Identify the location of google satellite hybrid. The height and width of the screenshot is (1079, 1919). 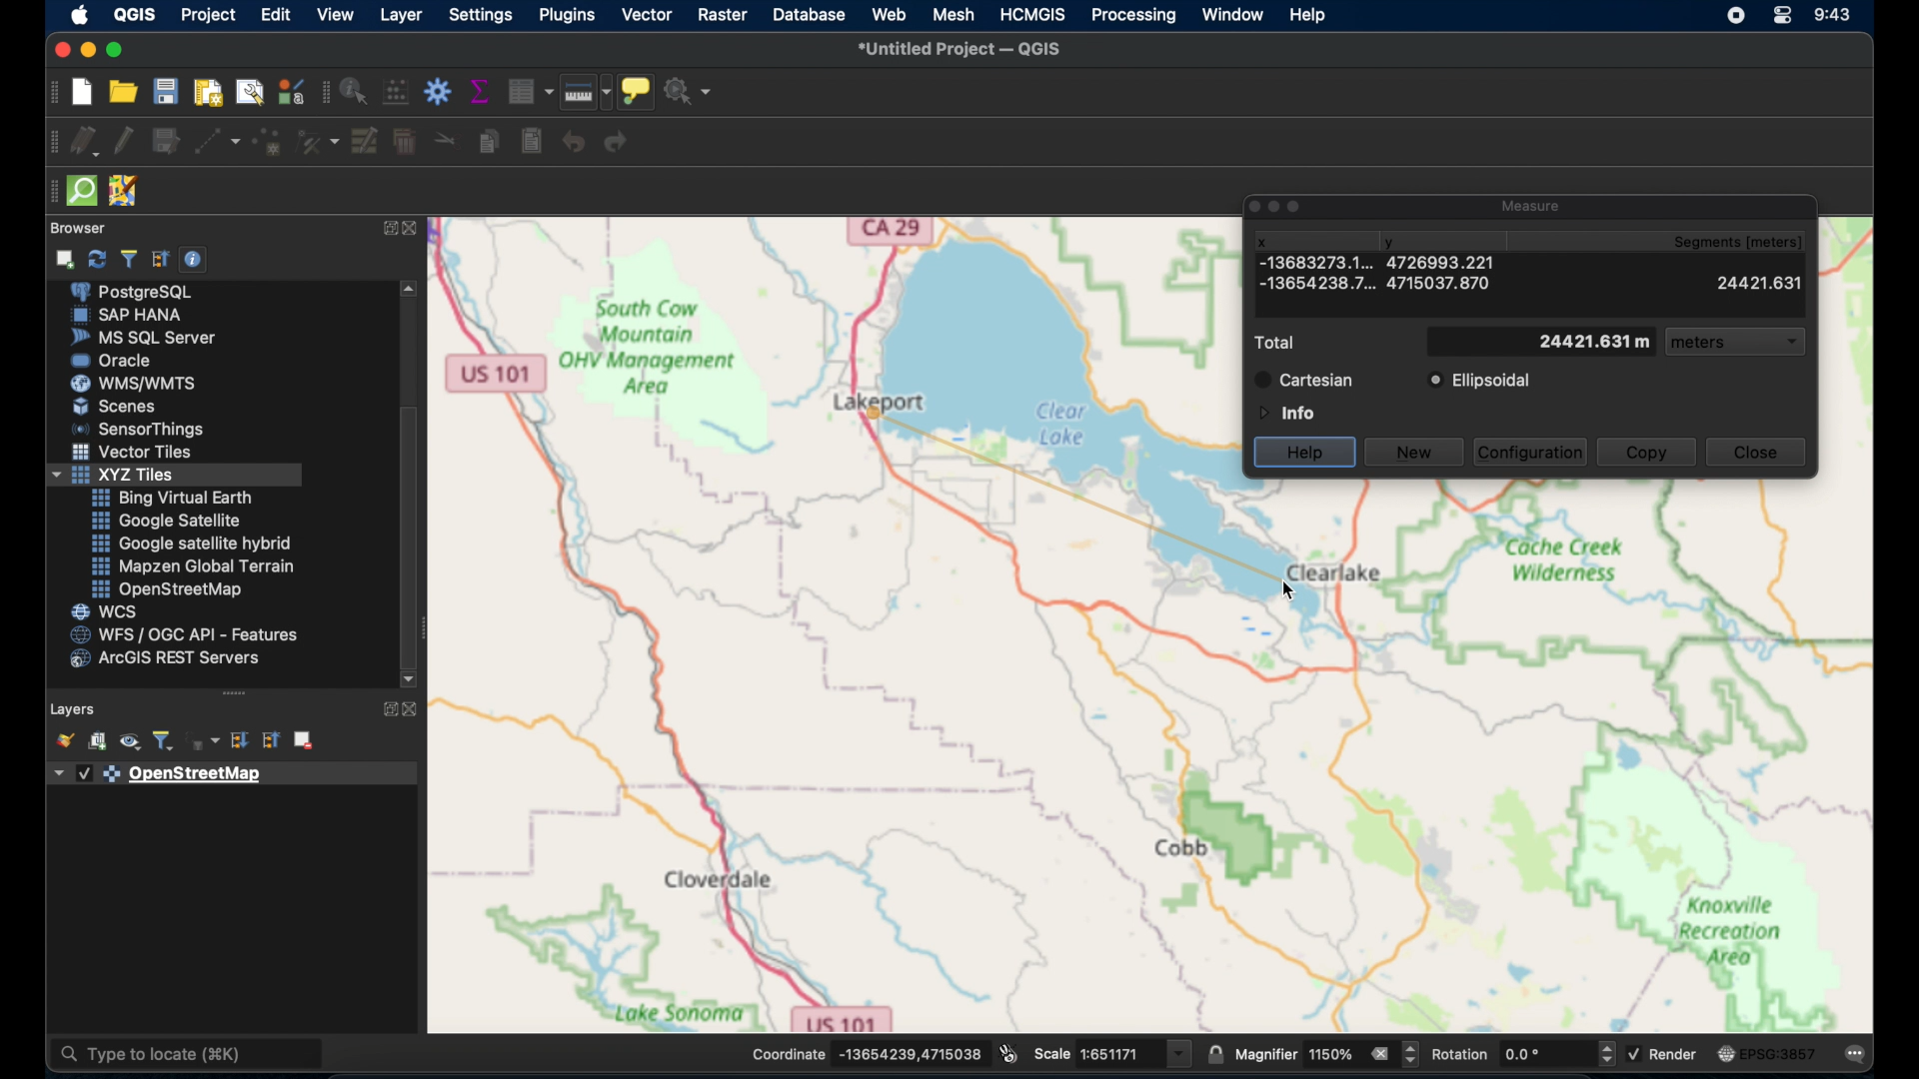
(193, 542).